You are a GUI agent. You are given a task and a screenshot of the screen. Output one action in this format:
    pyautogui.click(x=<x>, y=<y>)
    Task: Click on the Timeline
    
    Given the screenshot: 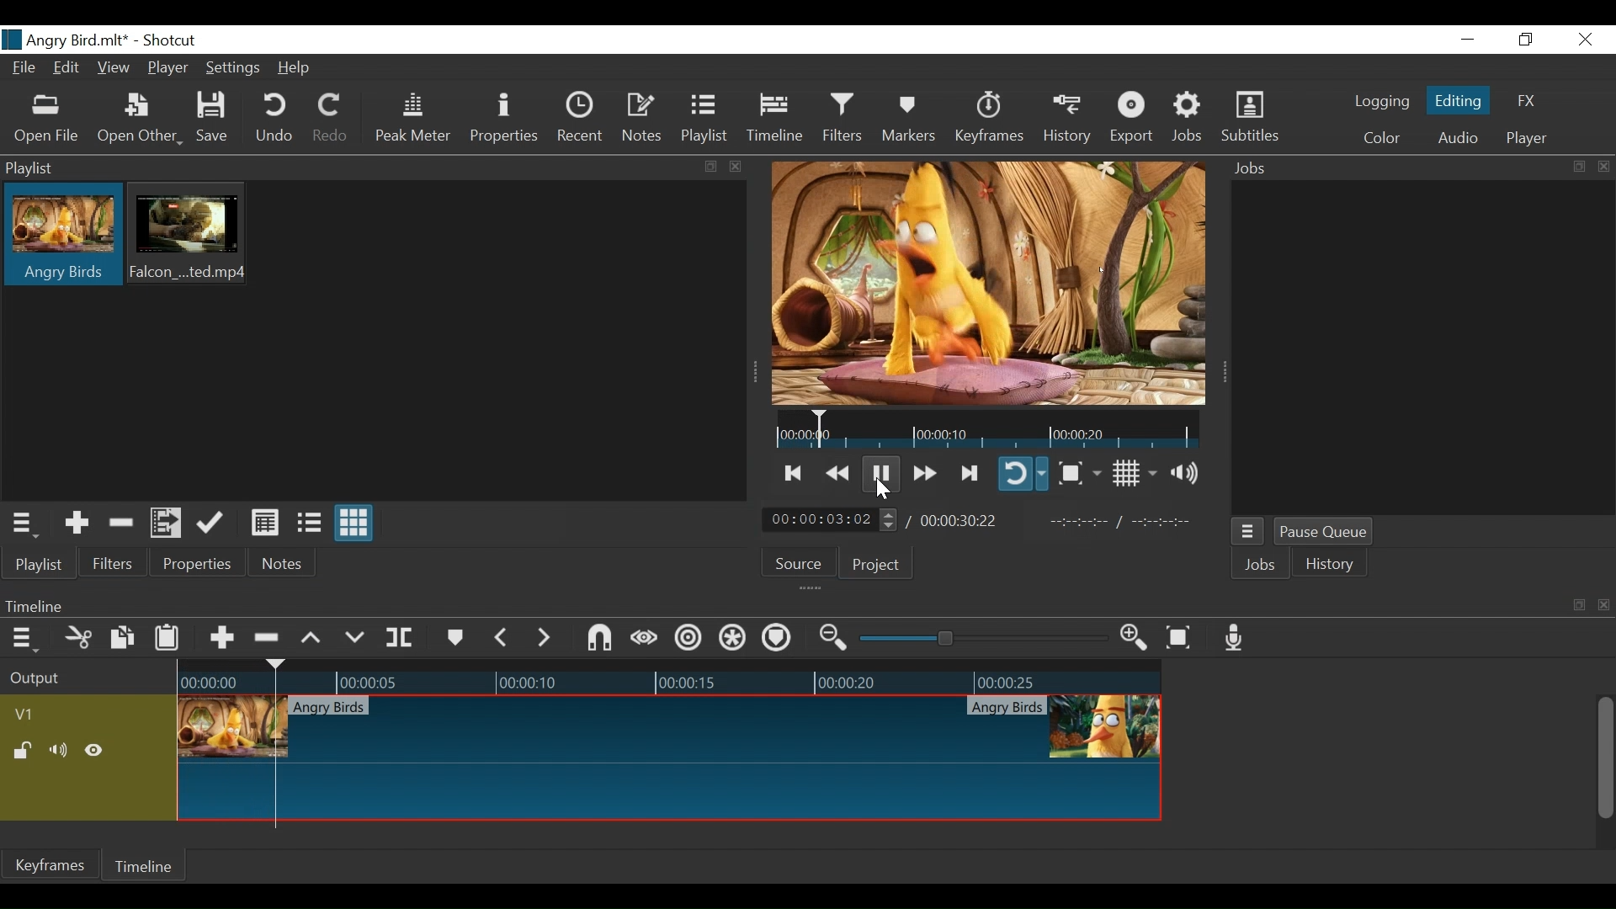 What is the action you would take?
    pyautogui.click(x=151, y=868)
    